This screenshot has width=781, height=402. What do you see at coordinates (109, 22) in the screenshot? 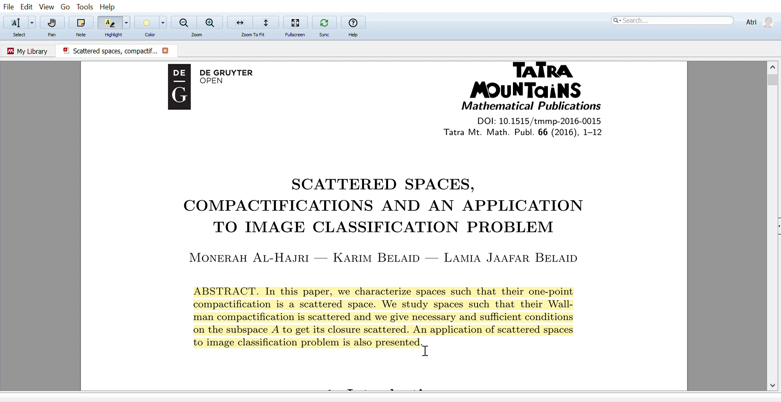
I see `Highlight` at bounding box center [109, 22].